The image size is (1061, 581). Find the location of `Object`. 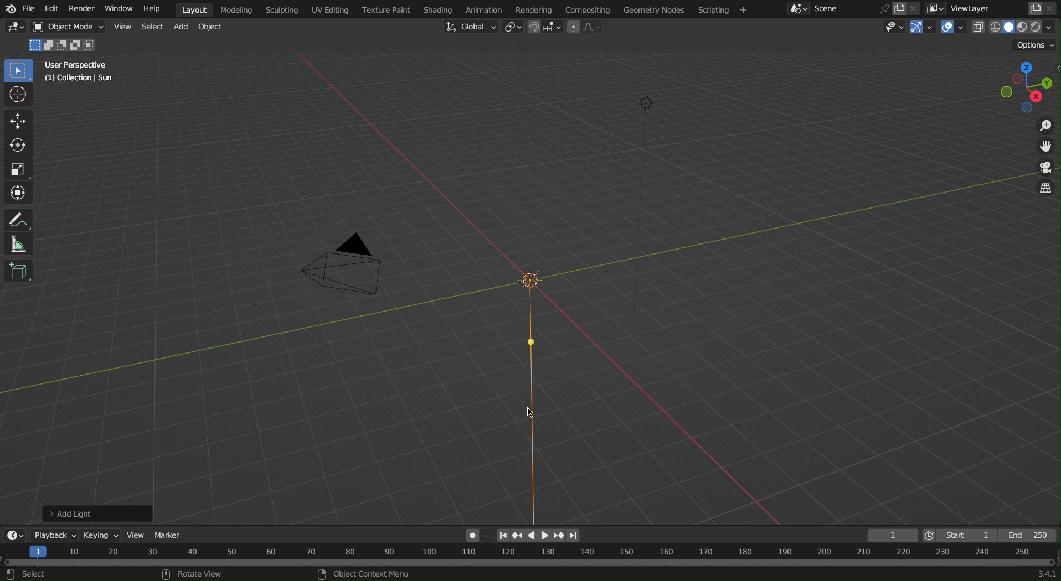

Object is located at coordinates (214, 28).